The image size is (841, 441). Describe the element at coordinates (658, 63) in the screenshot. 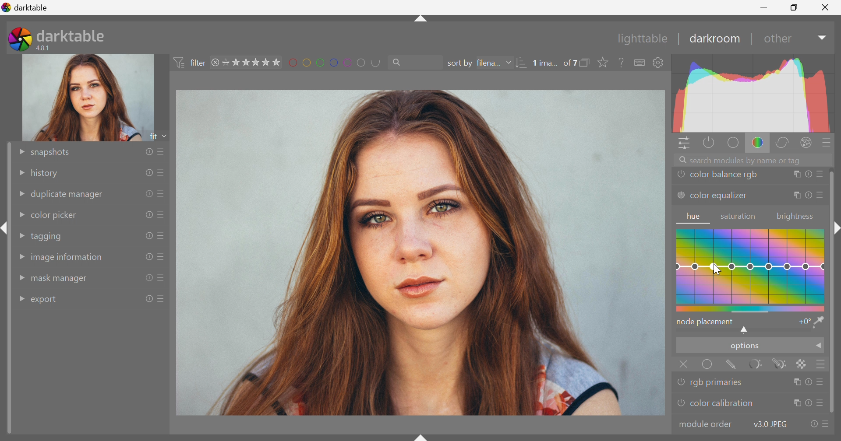

I see `show global preference` at that location.